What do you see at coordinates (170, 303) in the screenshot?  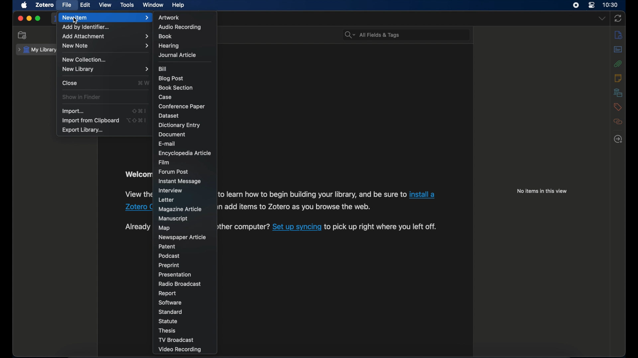 I see `software` at bounding box center [170, 303].